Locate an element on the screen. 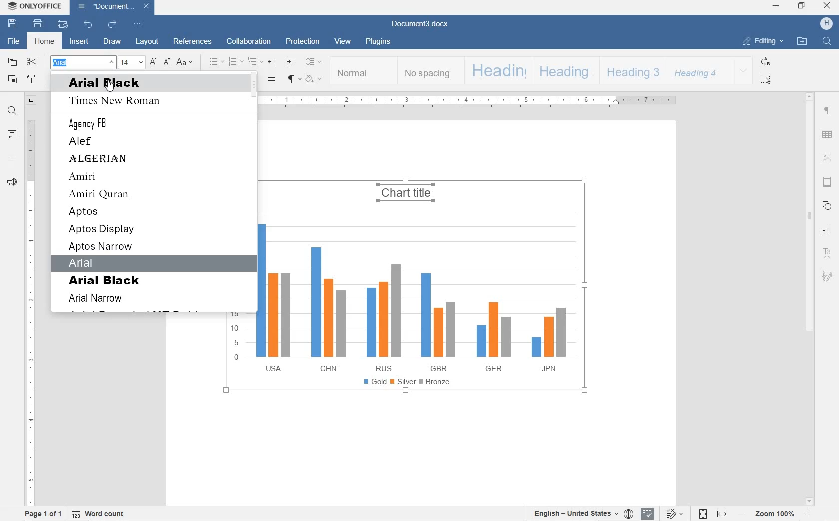  TAB is located at coordinates (31, 100).